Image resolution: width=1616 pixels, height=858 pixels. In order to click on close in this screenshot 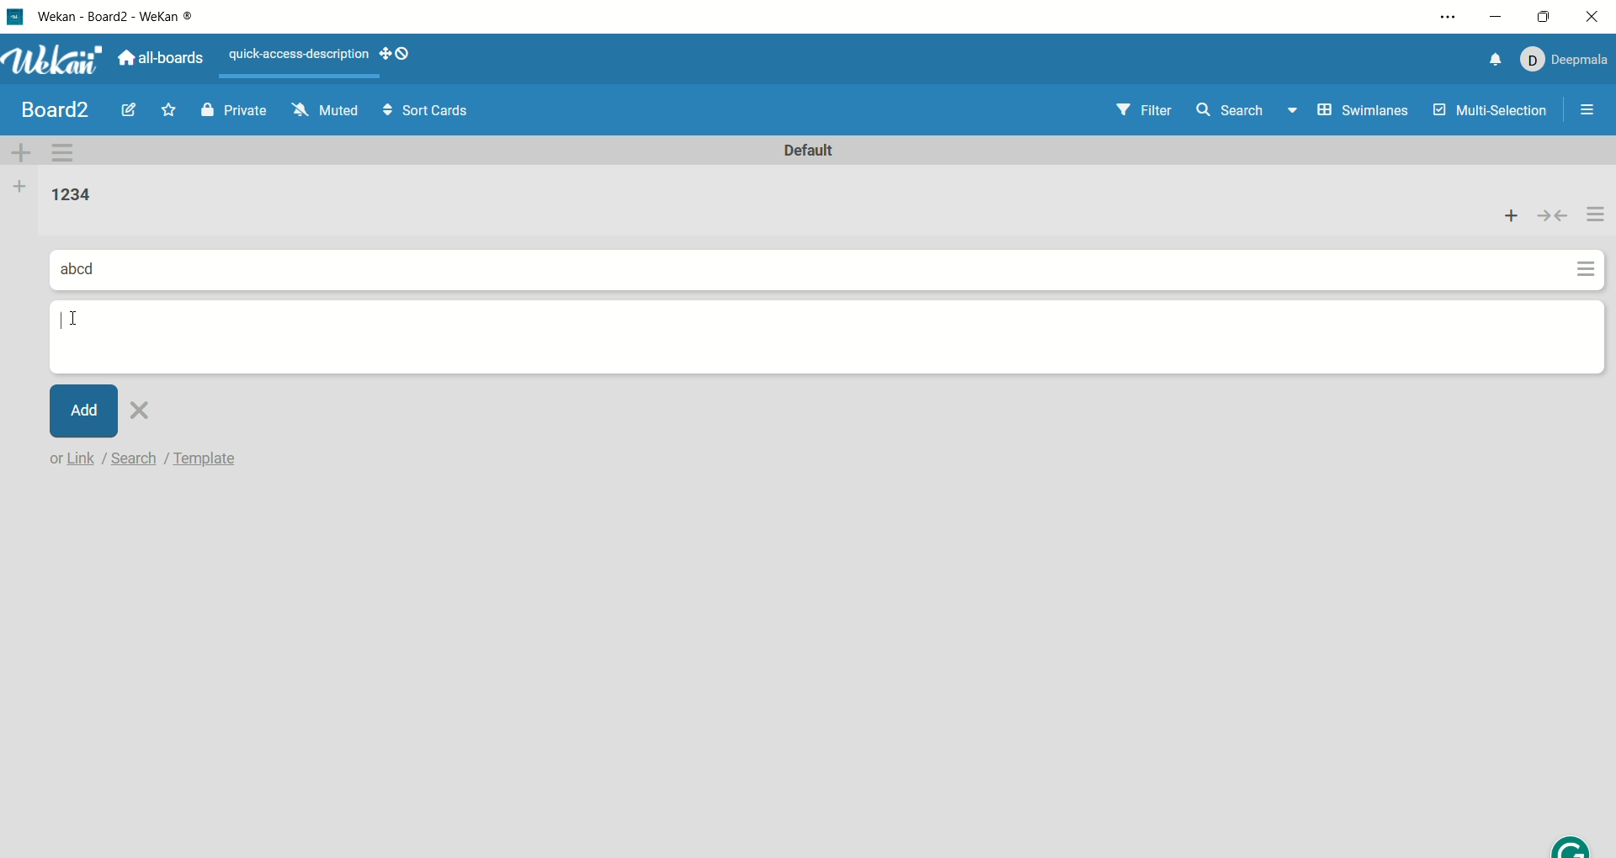, I will do `click(1596, 18)`.